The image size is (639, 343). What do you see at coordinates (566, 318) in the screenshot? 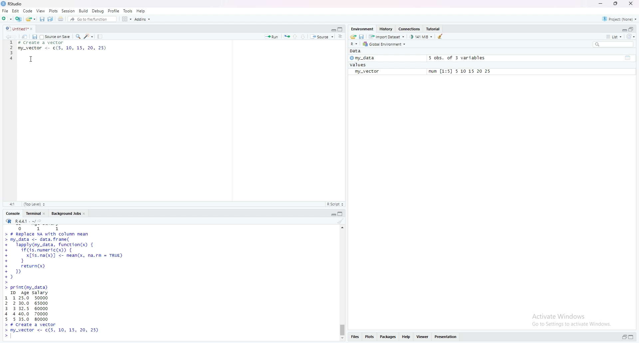
I see `activate windows go to settings to activate windows` at bounding box center [566, 318].